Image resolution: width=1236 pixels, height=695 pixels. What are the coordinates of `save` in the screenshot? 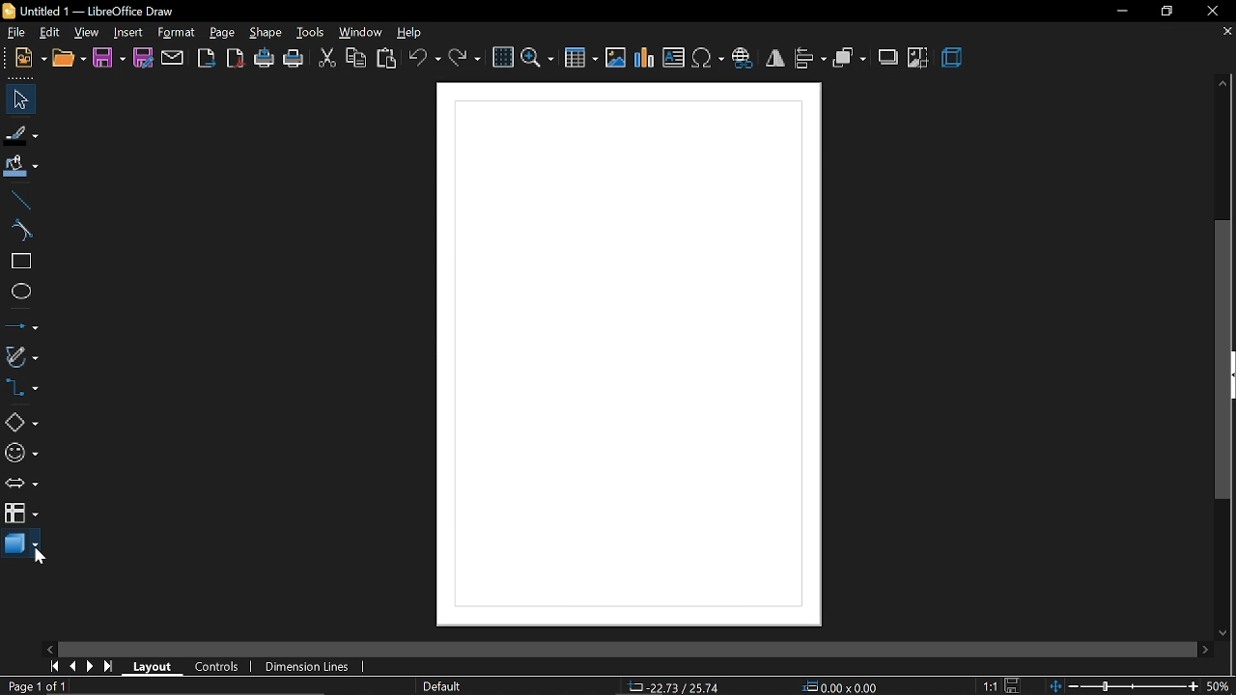 It's located at (1014, 685).